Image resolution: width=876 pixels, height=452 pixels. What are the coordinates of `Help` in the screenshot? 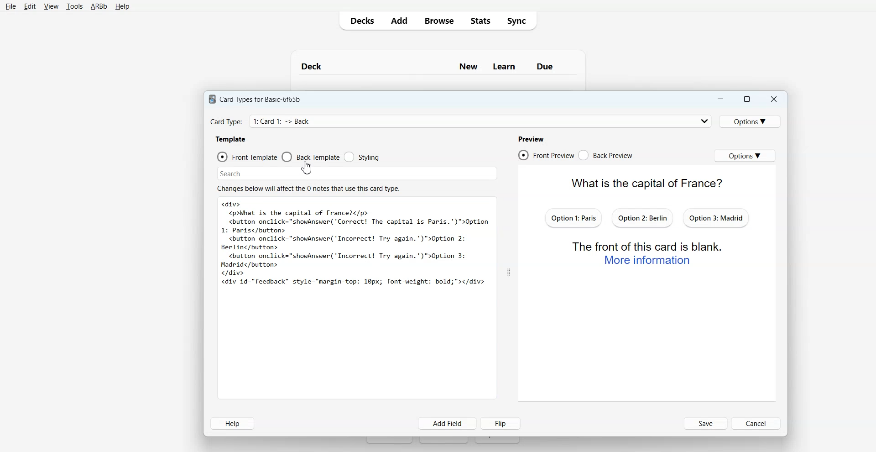 It's located at (233, 423).